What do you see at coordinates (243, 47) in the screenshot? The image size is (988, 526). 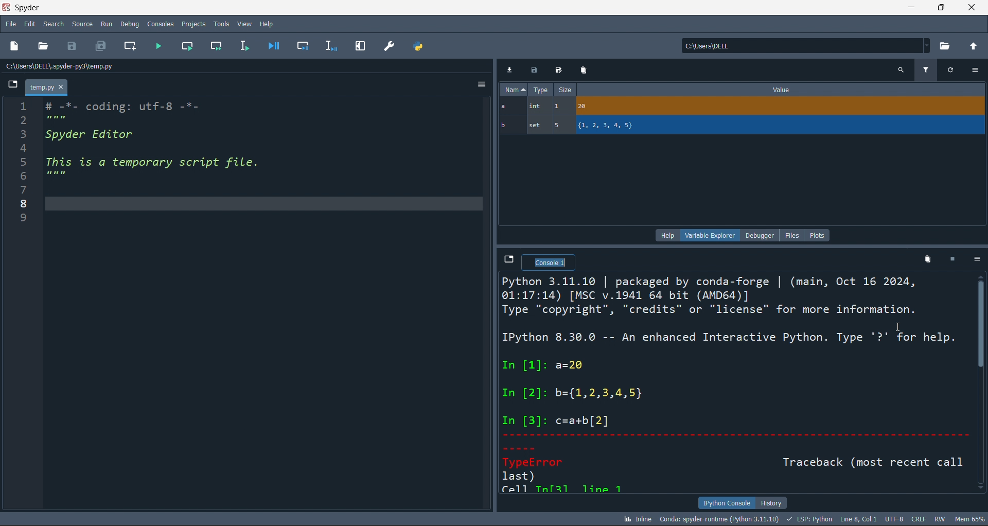 I see `run line` at bounding box center [243, 47].